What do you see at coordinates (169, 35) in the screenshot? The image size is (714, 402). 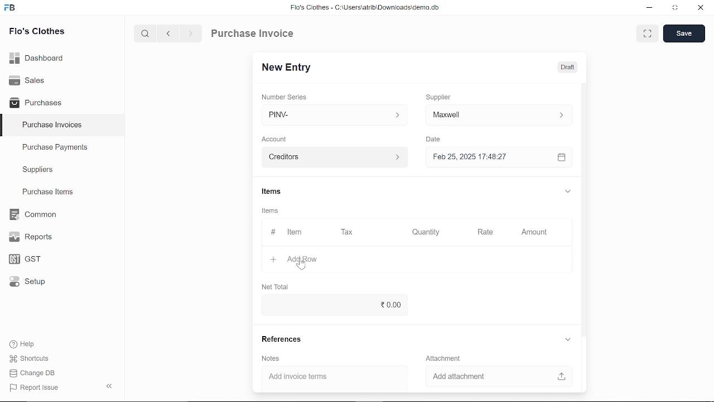 I see `previous` at bounding box center [169, 35].